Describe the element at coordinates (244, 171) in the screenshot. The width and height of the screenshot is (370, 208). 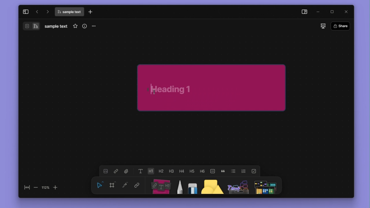
I see `numbered list` at that location.